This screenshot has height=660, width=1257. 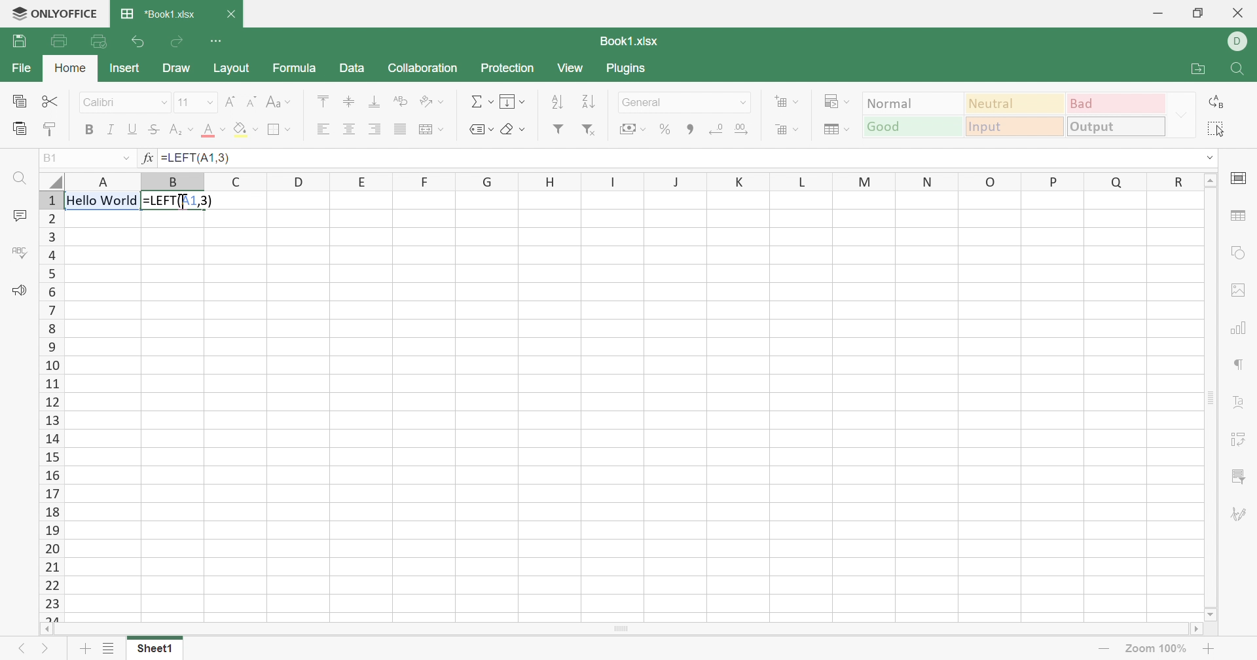 I want to click on Cursor, so click(x=183, y=201).